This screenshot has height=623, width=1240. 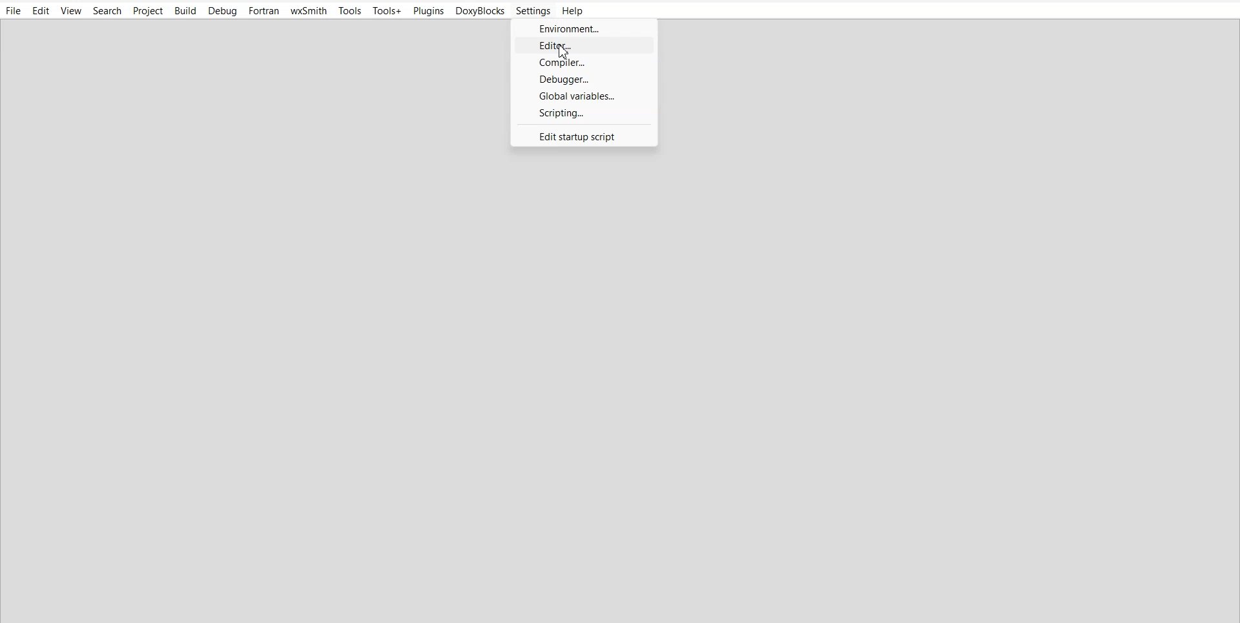 What do you see at coordinates (41, 11) in the screenshot?
I see `Edit` at bounding box center [41, 11].